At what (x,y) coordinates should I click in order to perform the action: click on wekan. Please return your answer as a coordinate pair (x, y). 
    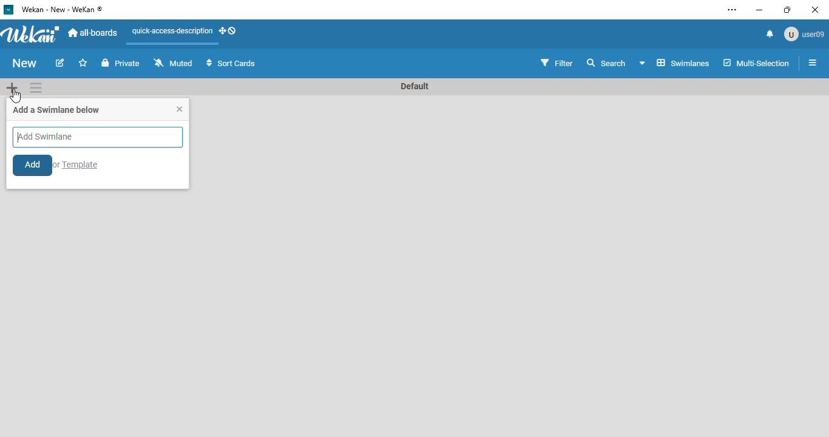
    Looking at the image, I should click on (32, 33).